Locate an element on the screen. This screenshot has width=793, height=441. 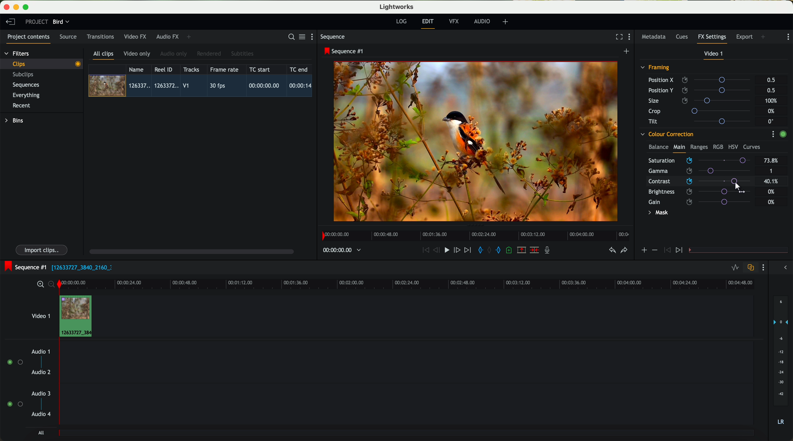
0% is located at coordinates (771, 202).